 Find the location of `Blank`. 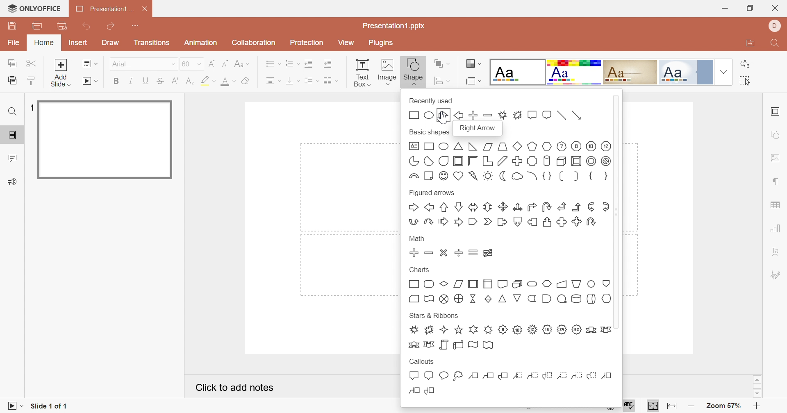

Blank is located at coordinates (516, 71).